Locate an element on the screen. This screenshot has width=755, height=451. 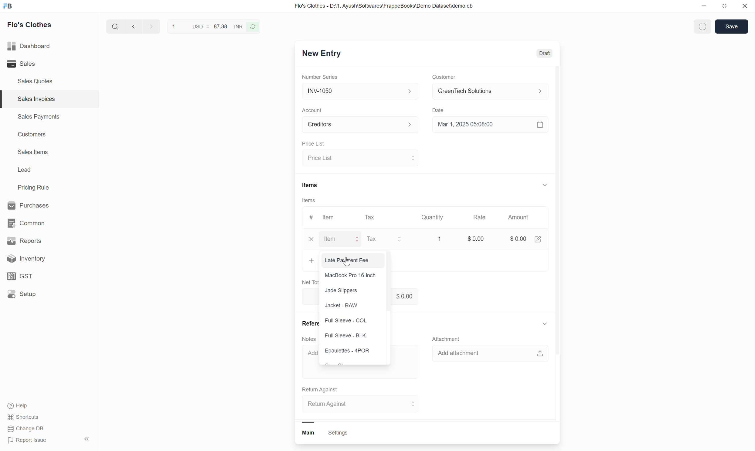
Quantity is located at coordinates (440, 239).